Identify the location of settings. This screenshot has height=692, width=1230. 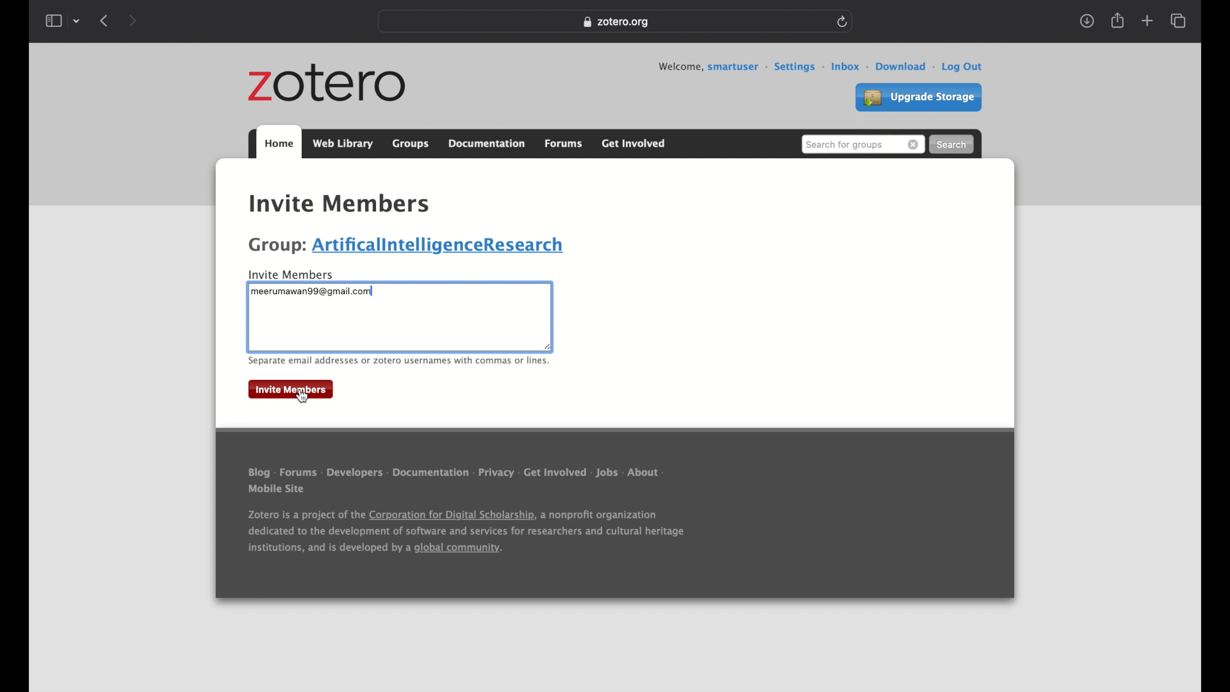
(507, 180).